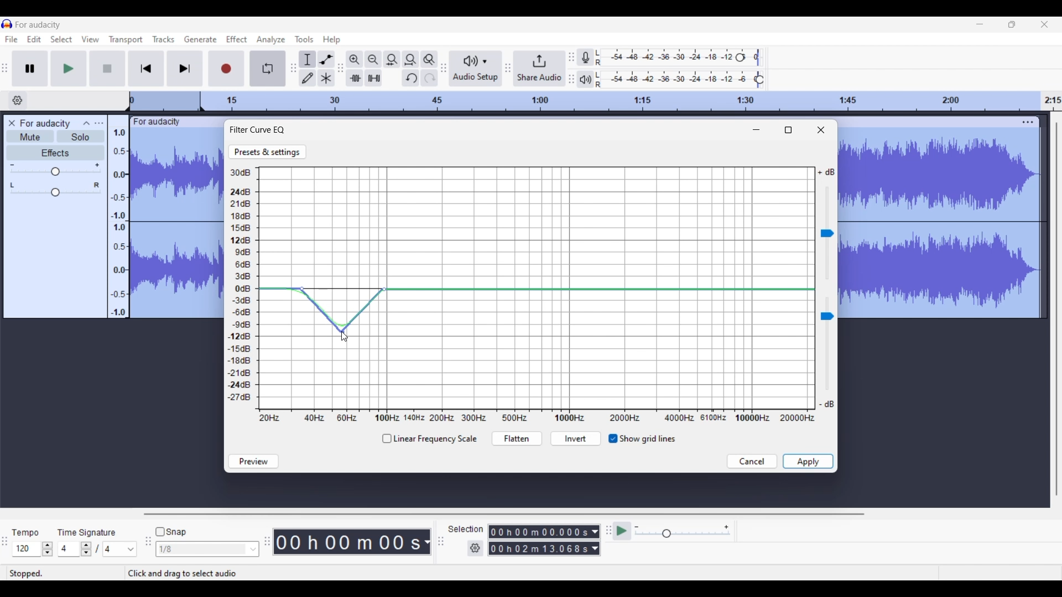  What do you see at coordinates (171, 532) in the screenshot?
I see `Snap toggle` at bounding box center [171, 532].